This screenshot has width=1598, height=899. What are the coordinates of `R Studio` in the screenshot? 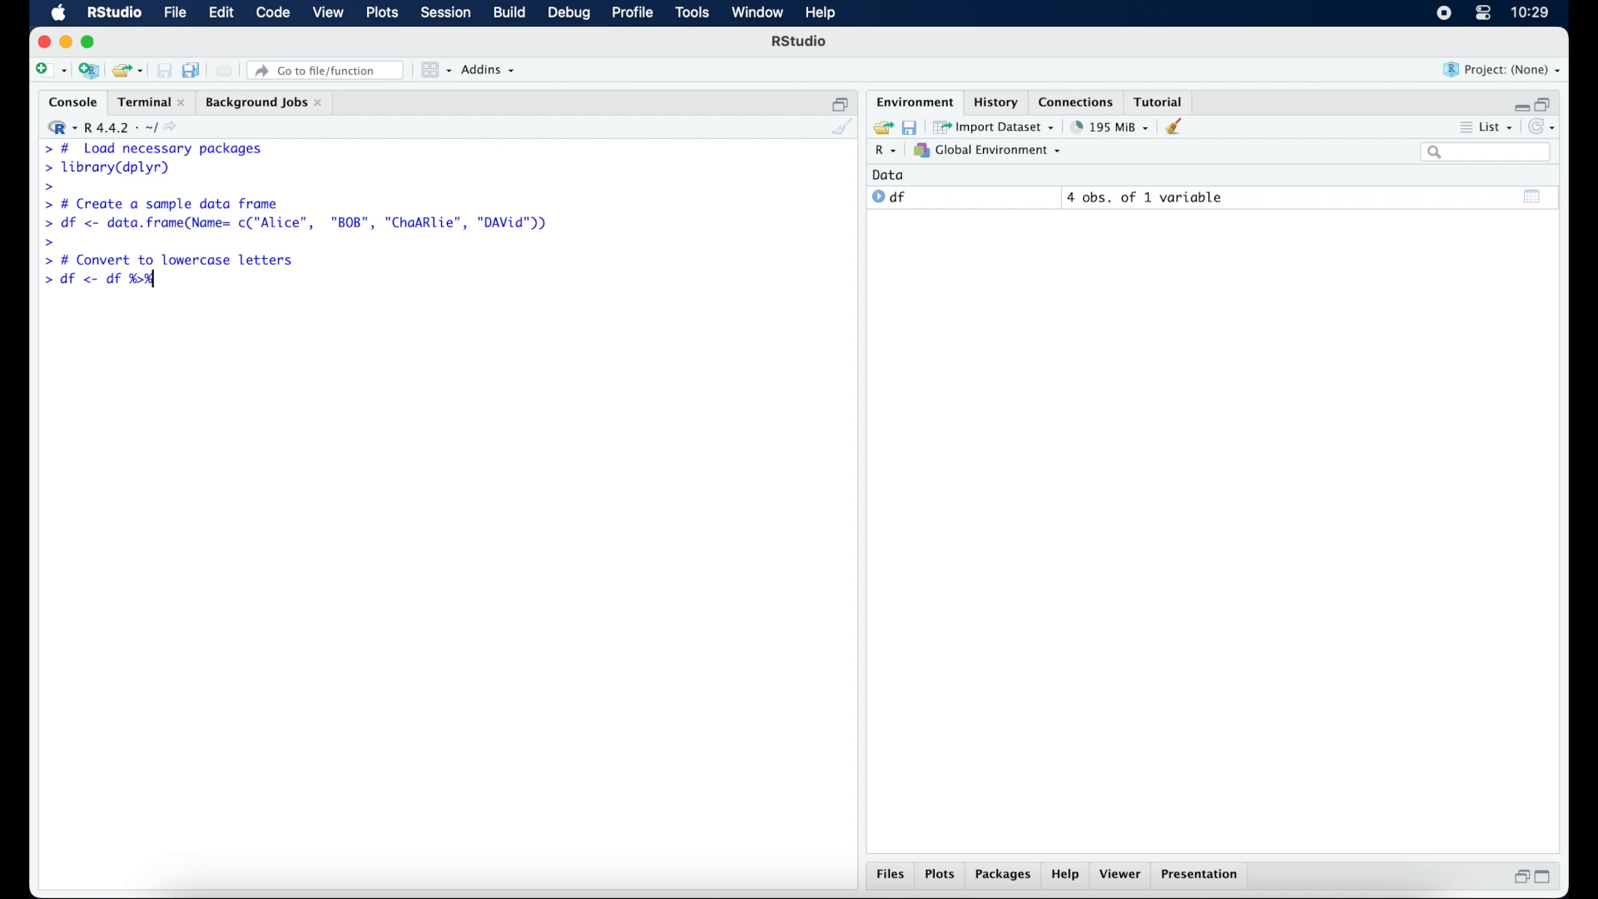 It's located at (114, 13).